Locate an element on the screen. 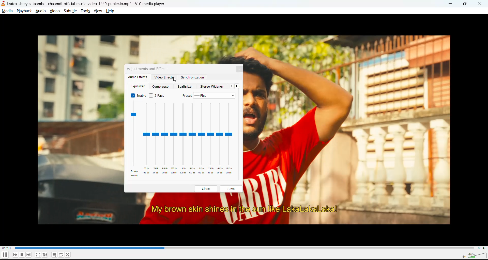  next is located at coordinates (238, 87).